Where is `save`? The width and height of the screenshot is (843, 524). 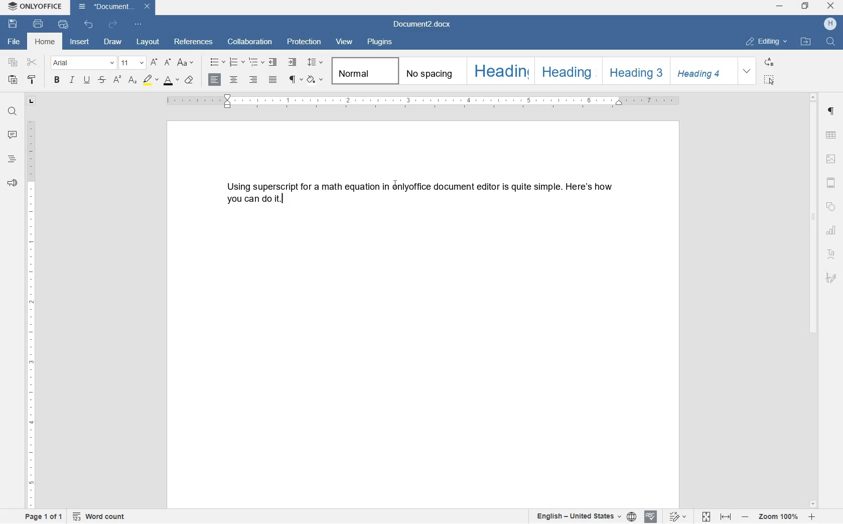
save is located at coordinates (14, 24).